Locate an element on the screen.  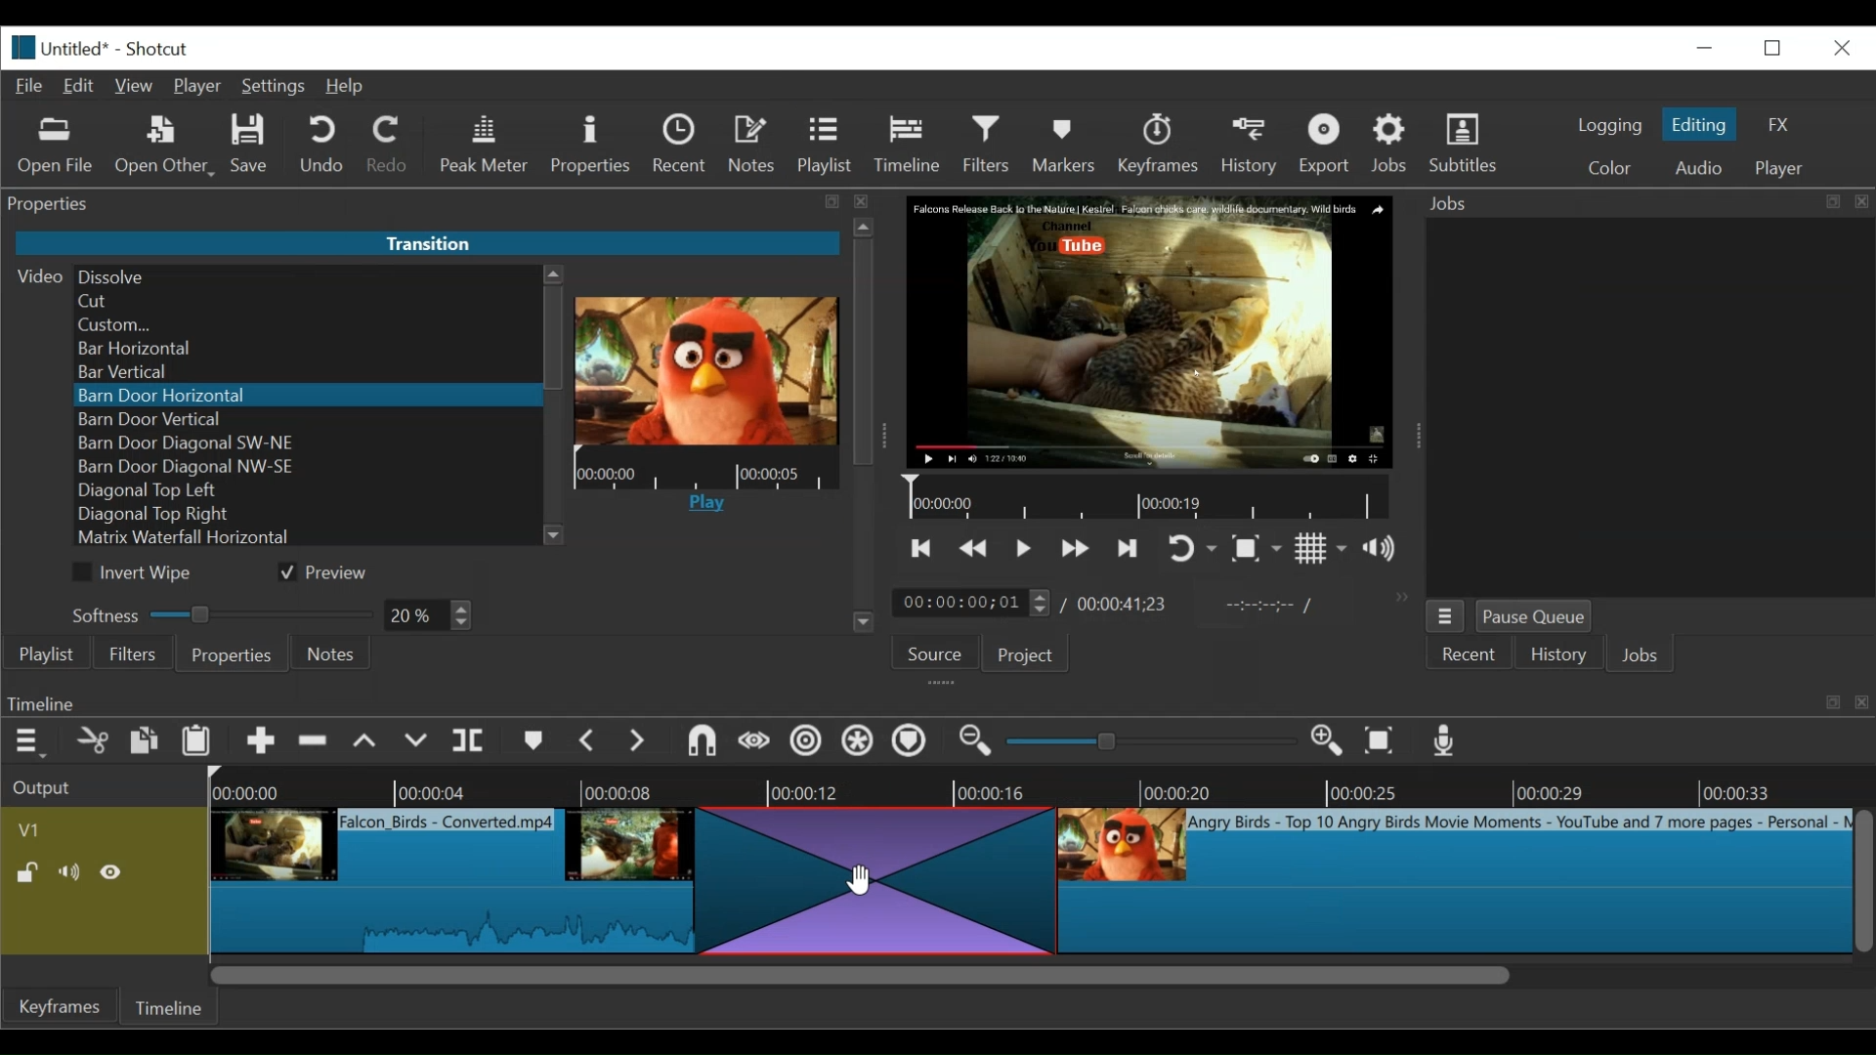
Jobs is located at coordinates (1392, 143).